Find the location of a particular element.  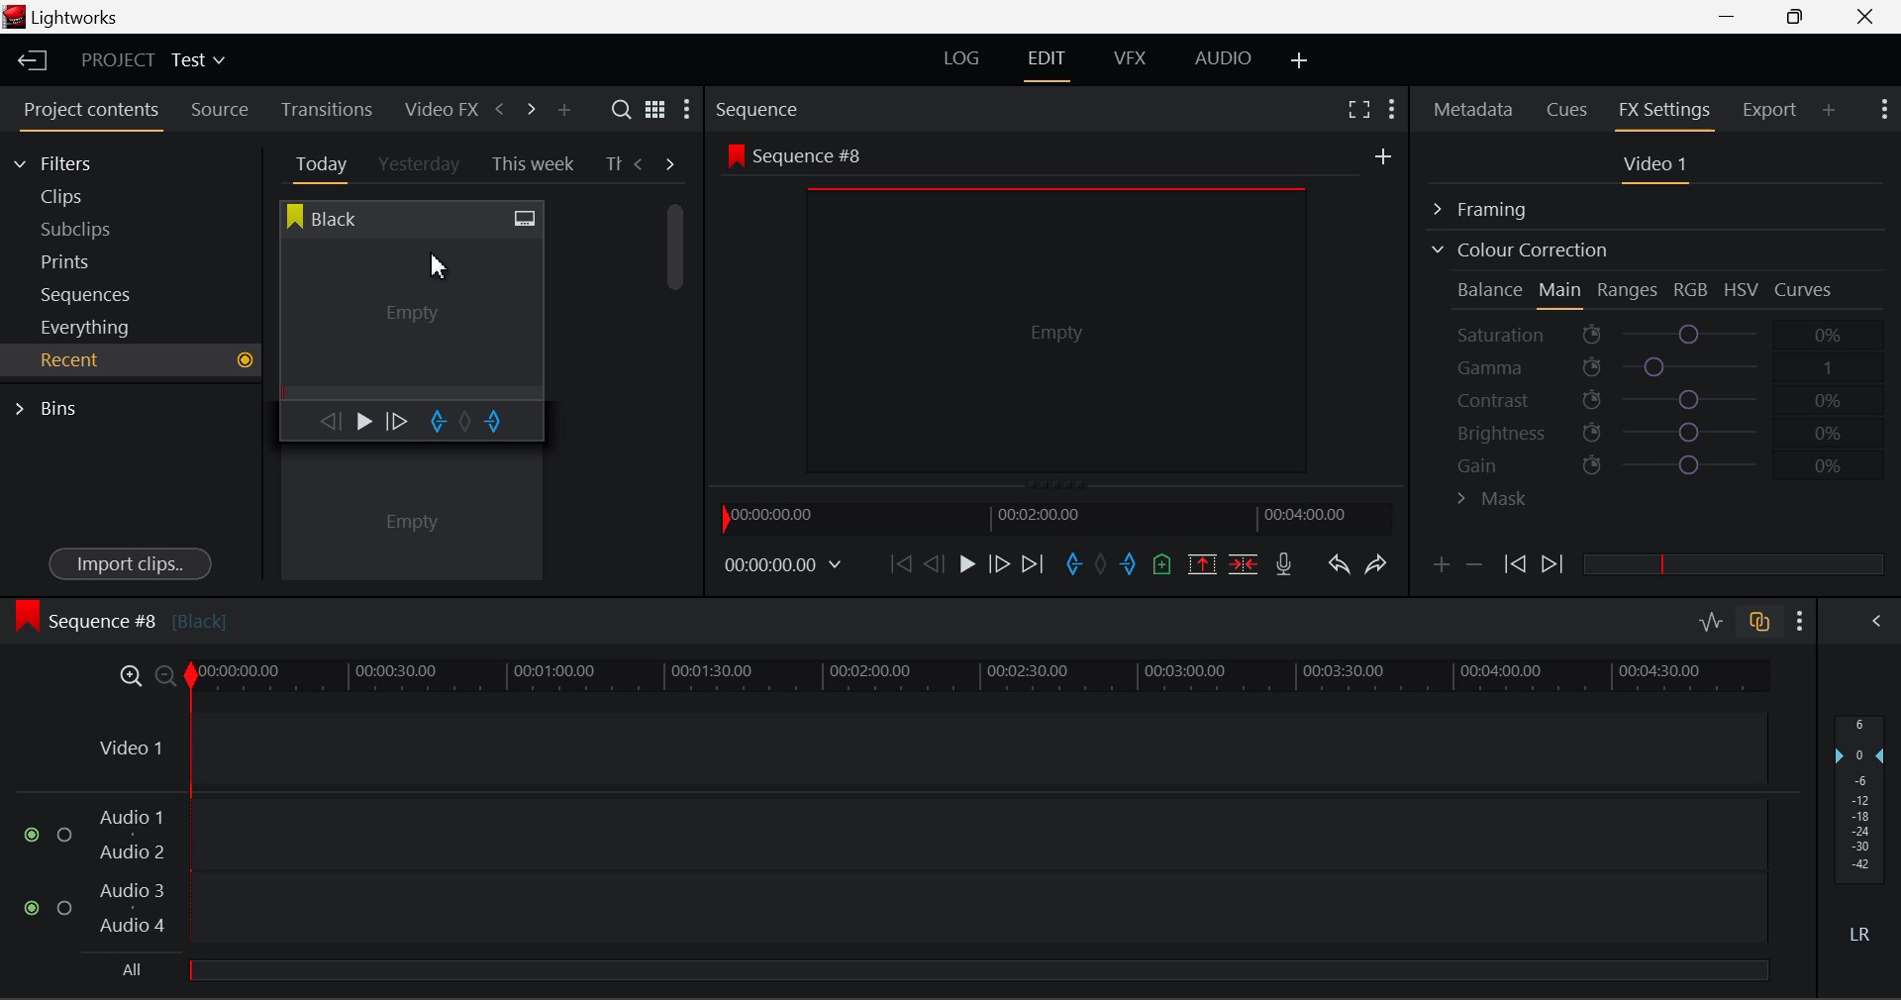

Cursor is located at coordinates (441, 262).